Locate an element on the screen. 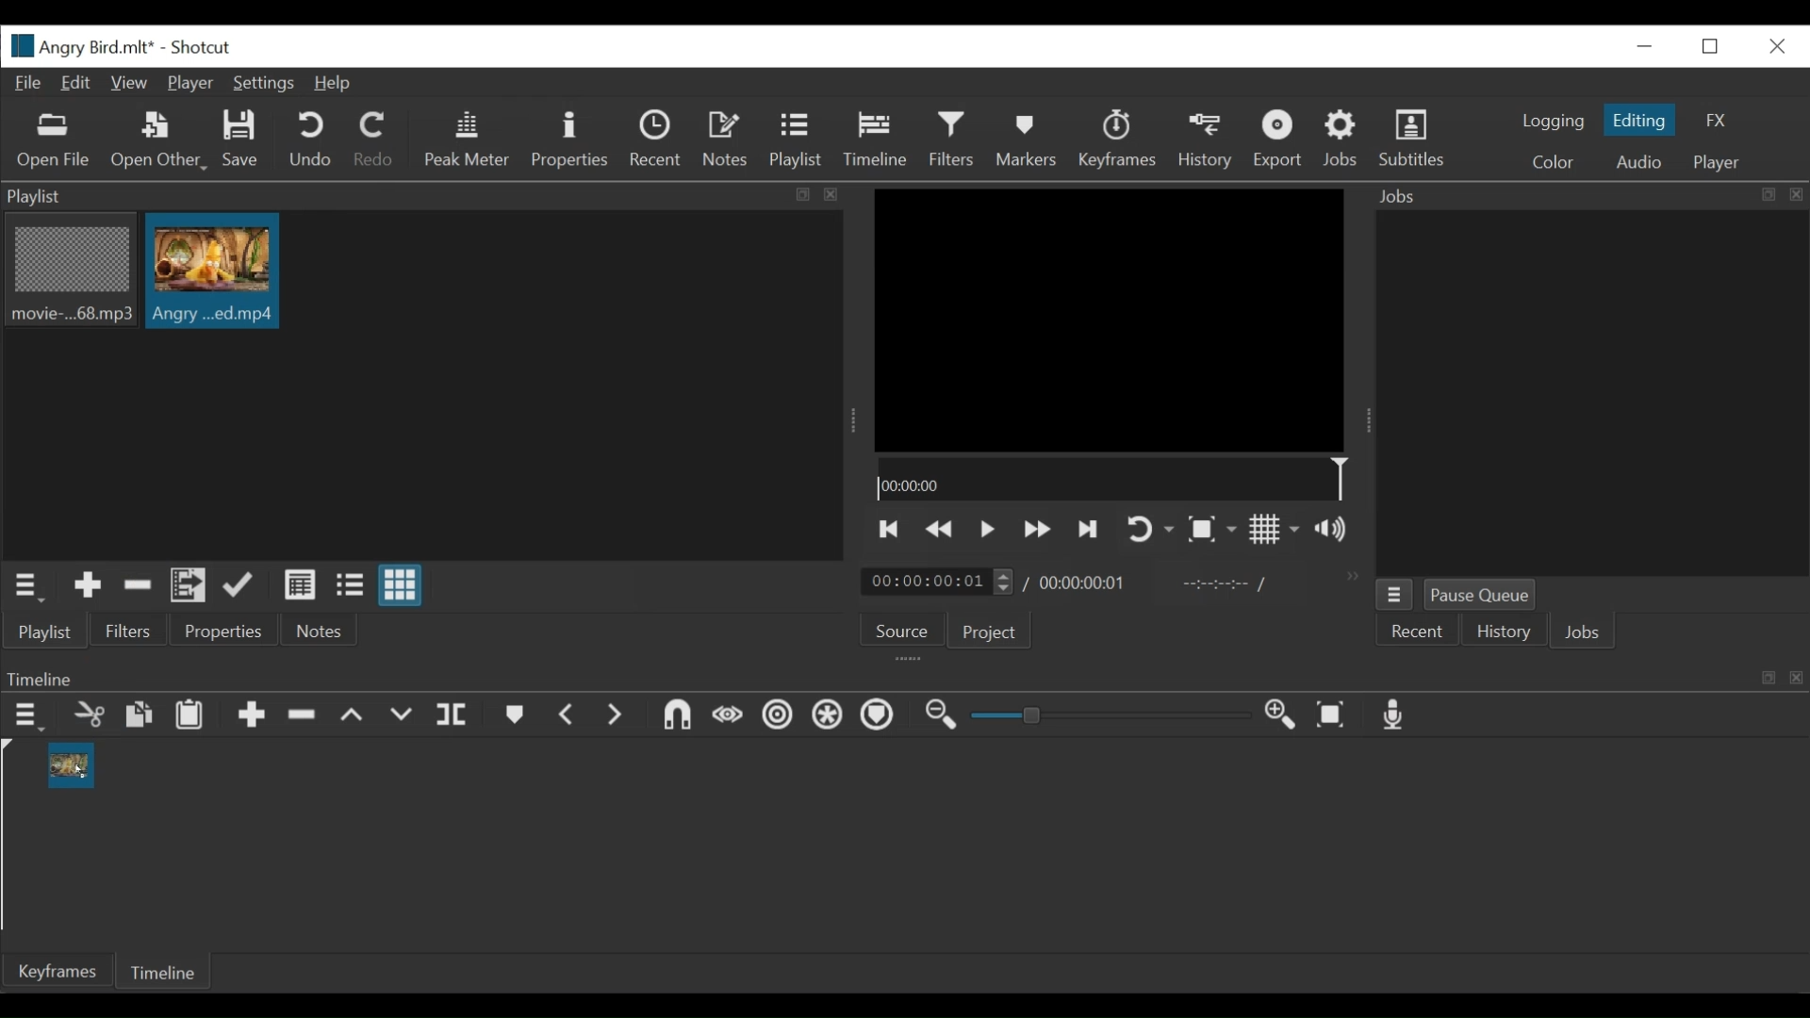 Image resolution: width=1810 pixels, height=1018 pixels. Current Duration is located at coordinates (938, 581).